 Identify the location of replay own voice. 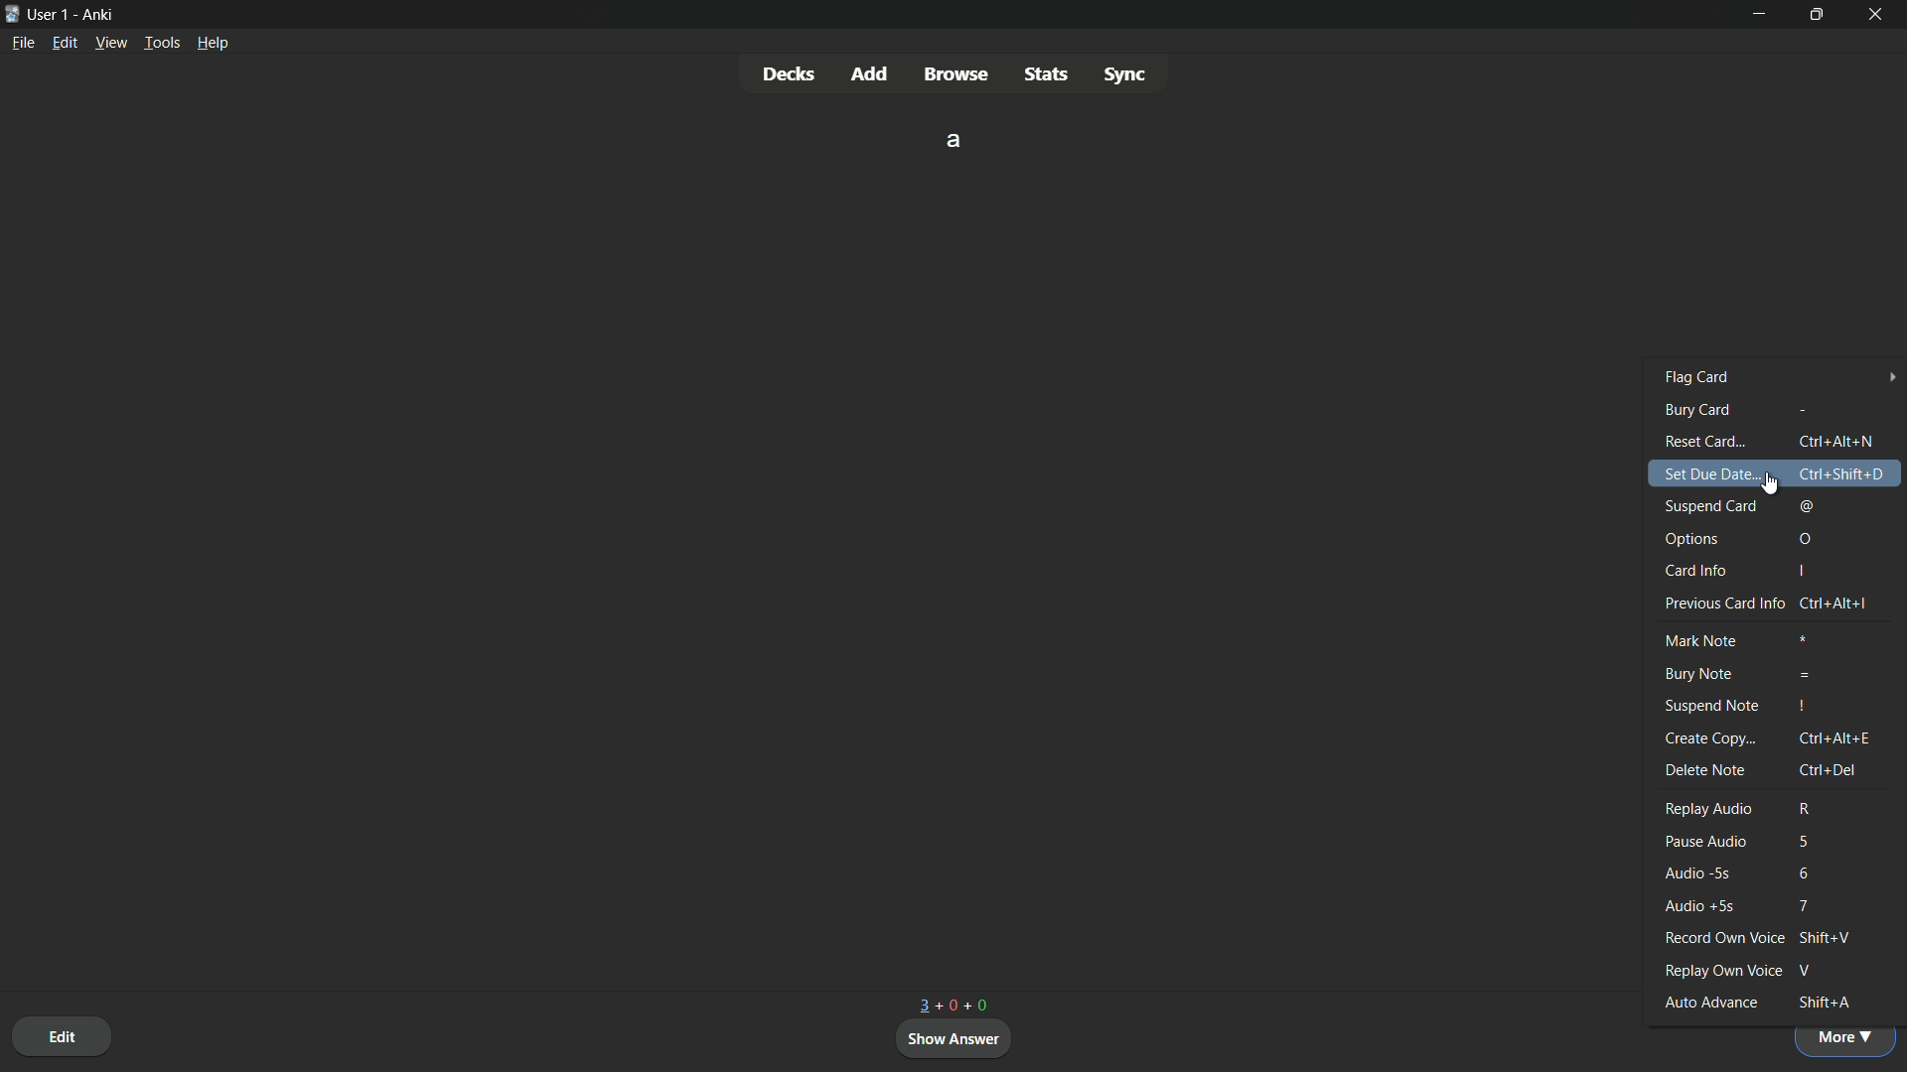
(1722, 972).